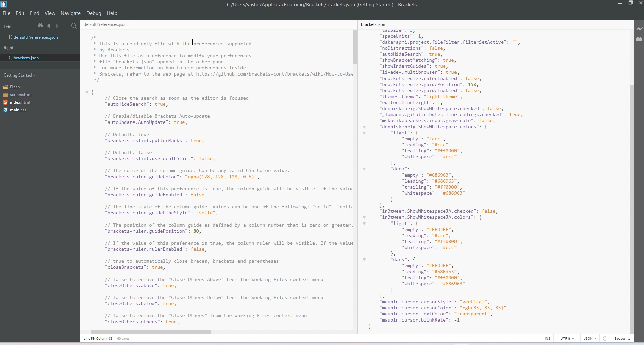 The image size is (644, 345). Describe the element at coordinates (58, 26) in the screenshot. I see `Navigate Forward` at that location.